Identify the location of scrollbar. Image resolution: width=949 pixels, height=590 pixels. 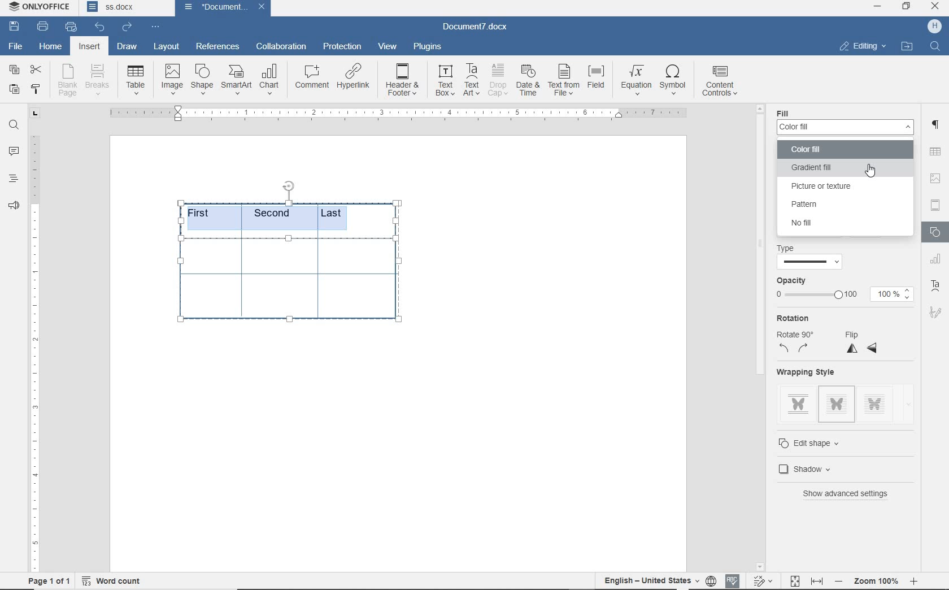
(760, 337).